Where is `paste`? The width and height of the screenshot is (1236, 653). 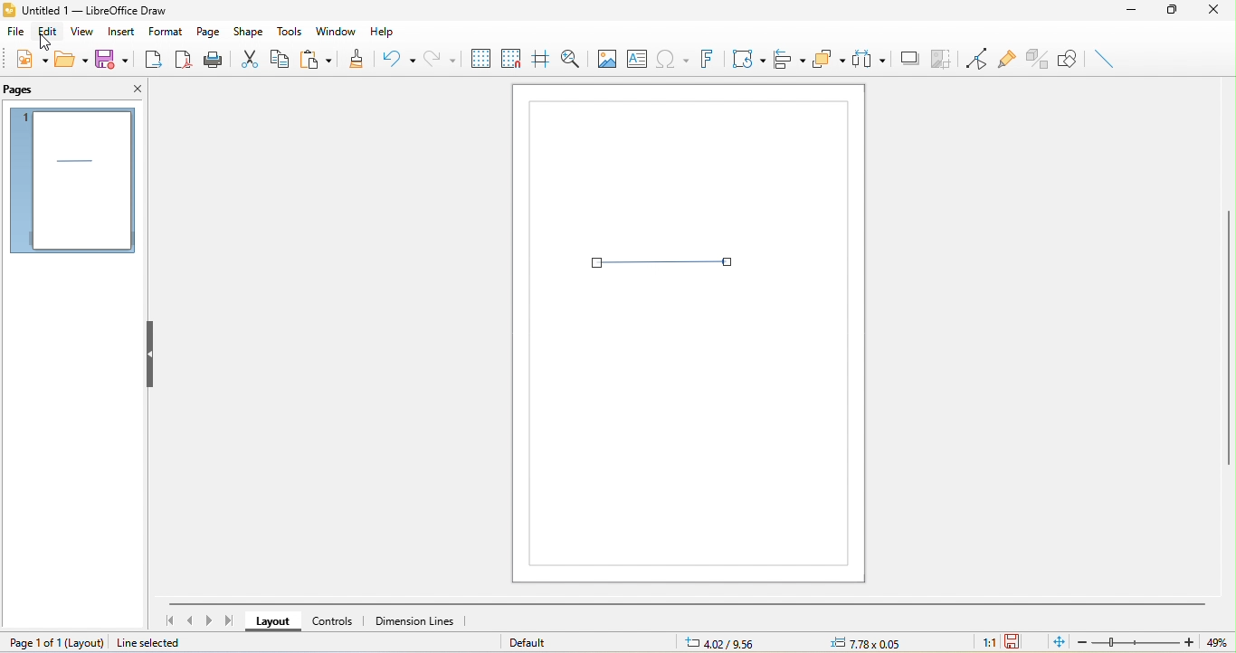 paste is located at coordinates (321, 58).